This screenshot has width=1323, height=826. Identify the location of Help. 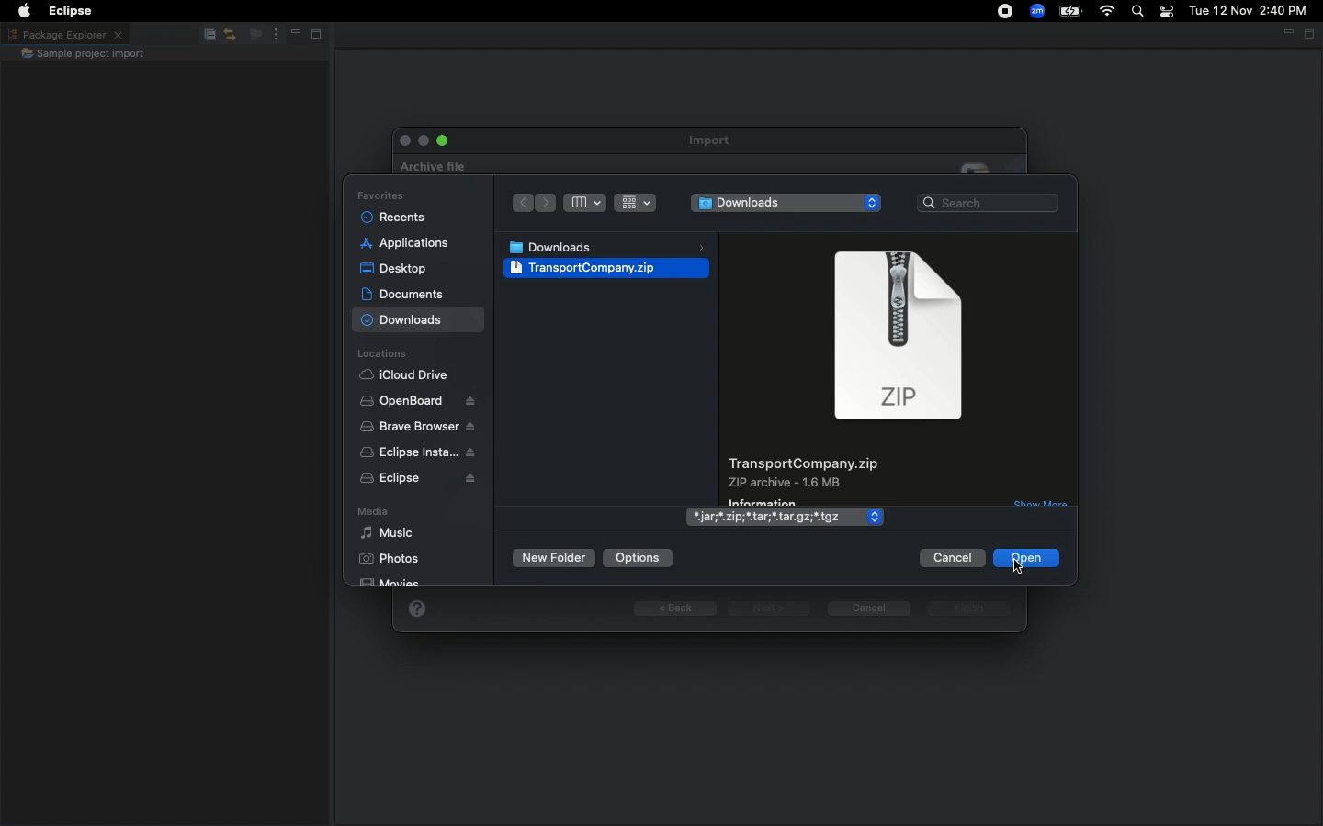
(416, 607).